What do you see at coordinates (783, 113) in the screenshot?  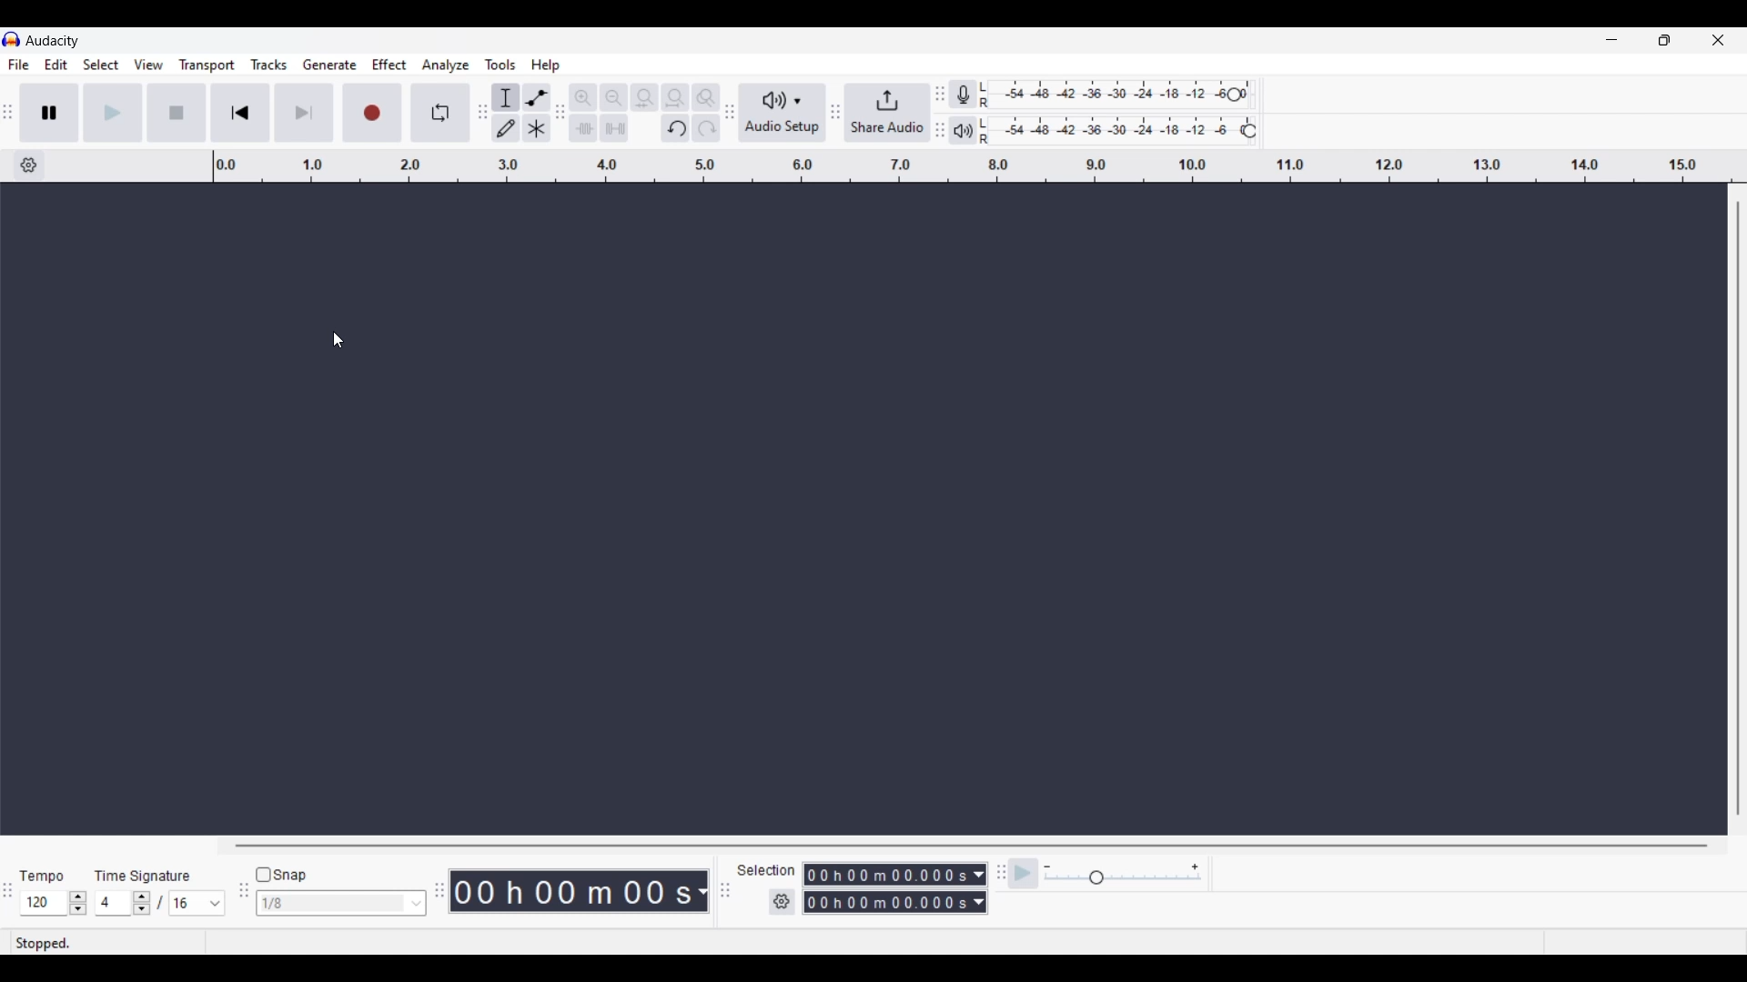 I see `Audio setup` at bounding box center [783, 113].